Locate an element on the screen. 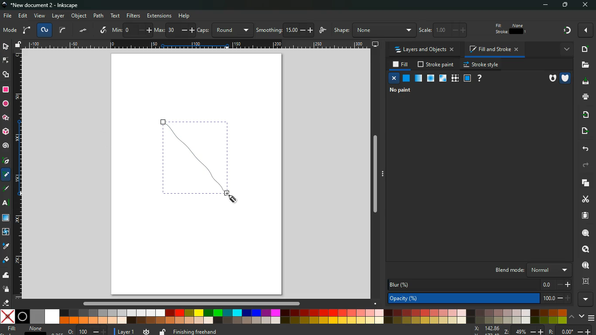  no objects is located at coordinates (411, 91).